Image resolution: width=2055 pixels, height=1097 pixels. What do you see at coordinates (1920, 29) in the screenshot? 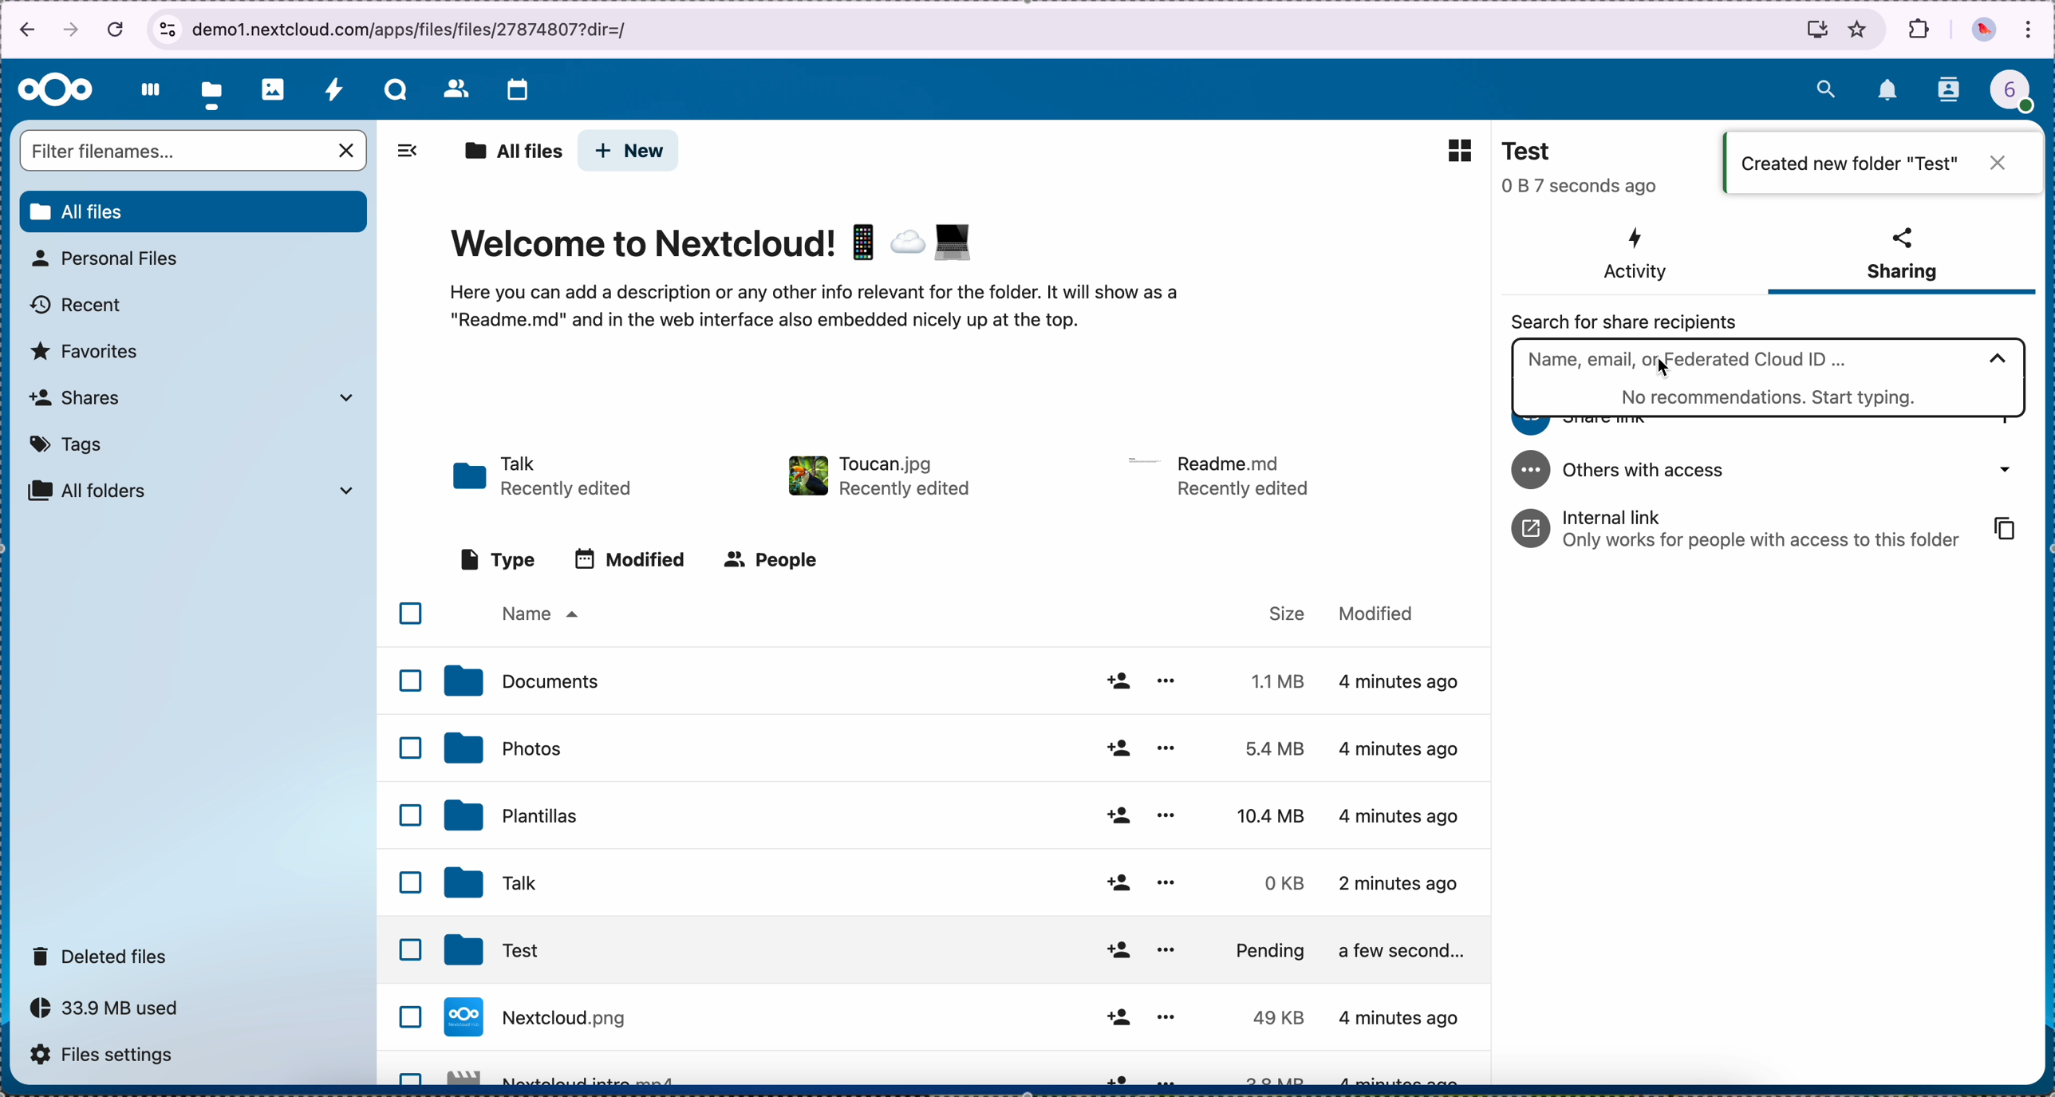
I see `extensions` at bounding box center [1920, 29].